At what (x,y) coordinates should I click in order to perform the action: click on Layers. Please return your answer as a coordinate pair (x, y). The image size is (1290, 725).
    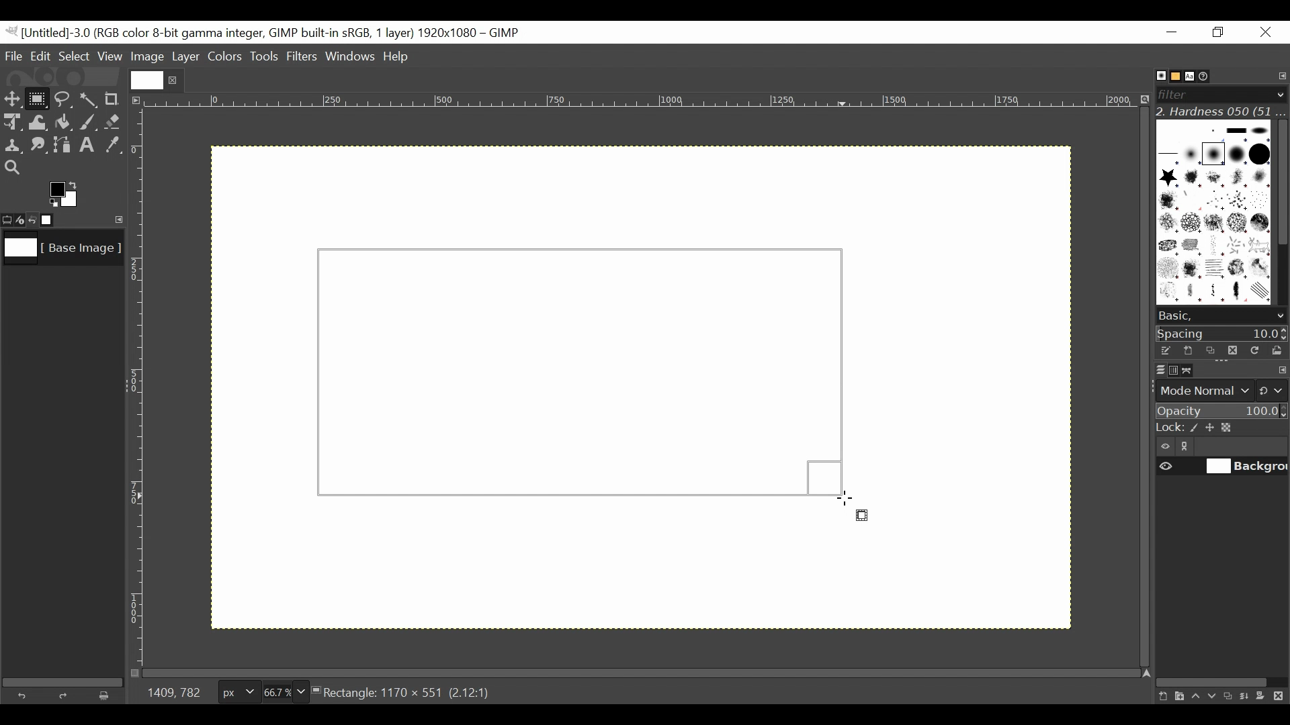
    Looking at the image, I should click on (1152, 369).